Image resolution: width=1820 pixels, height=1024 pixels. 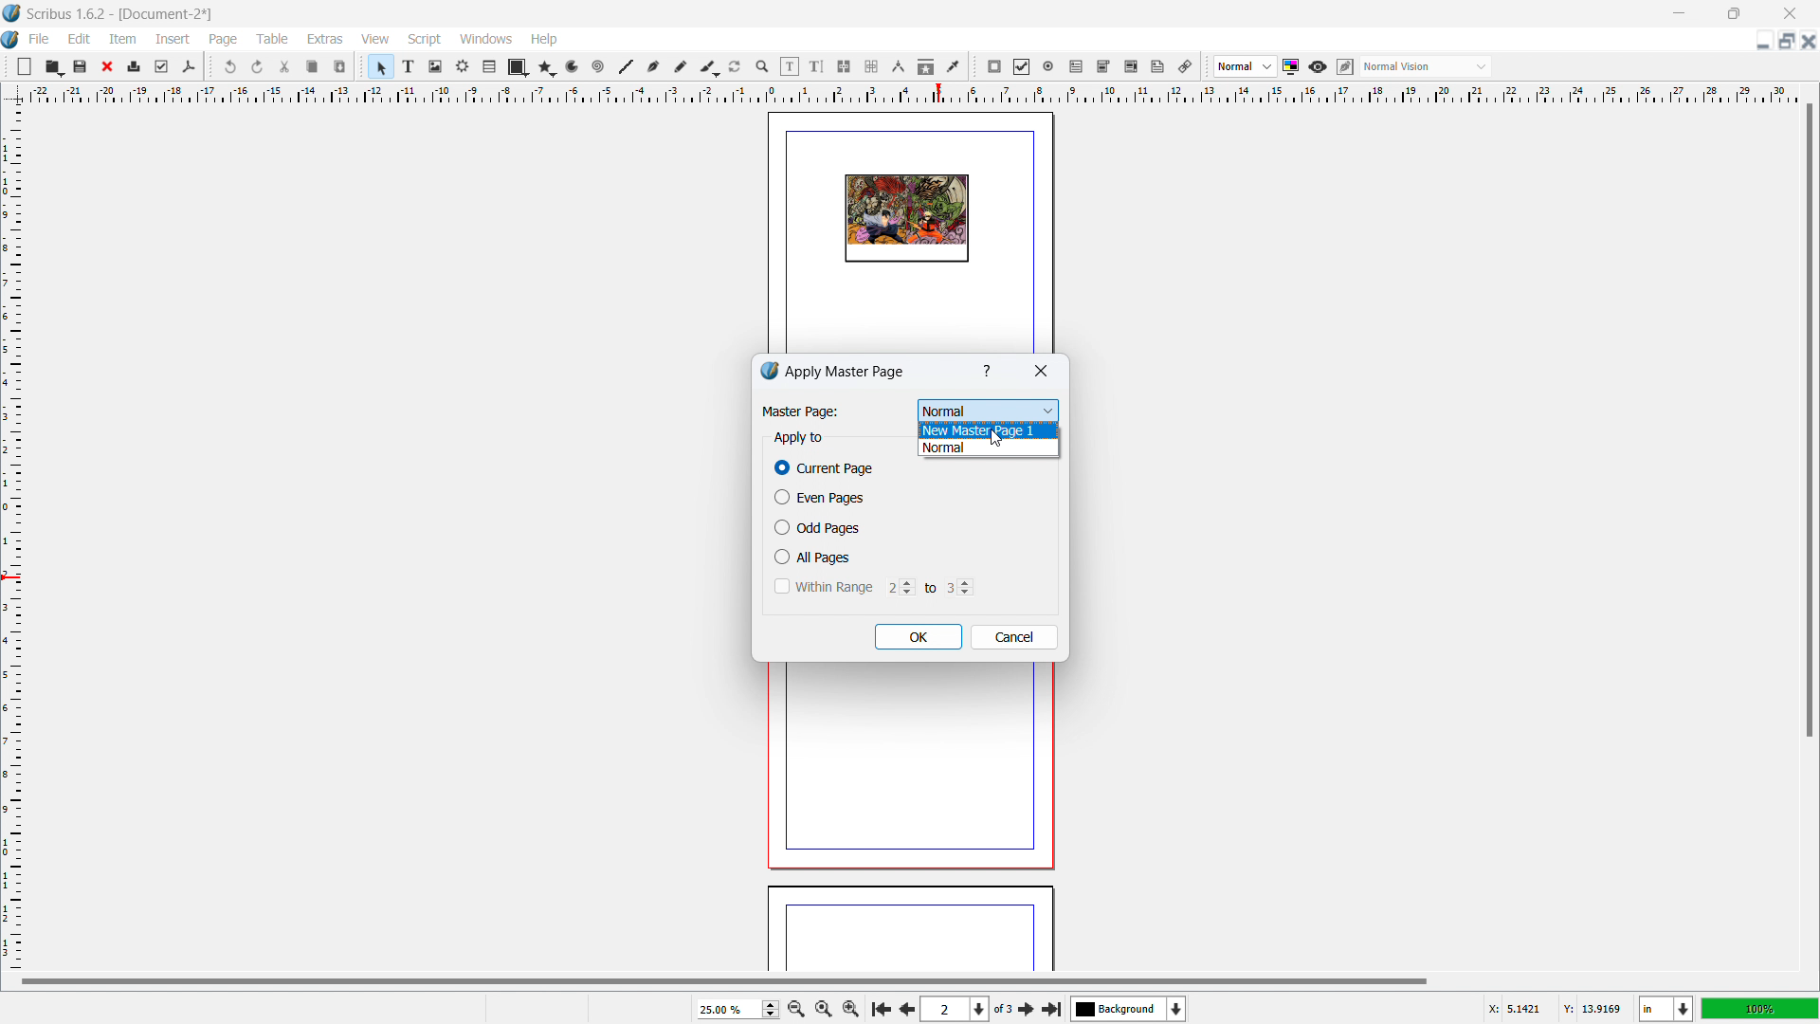 I want to click on measurement, so click(x=898, y=67).